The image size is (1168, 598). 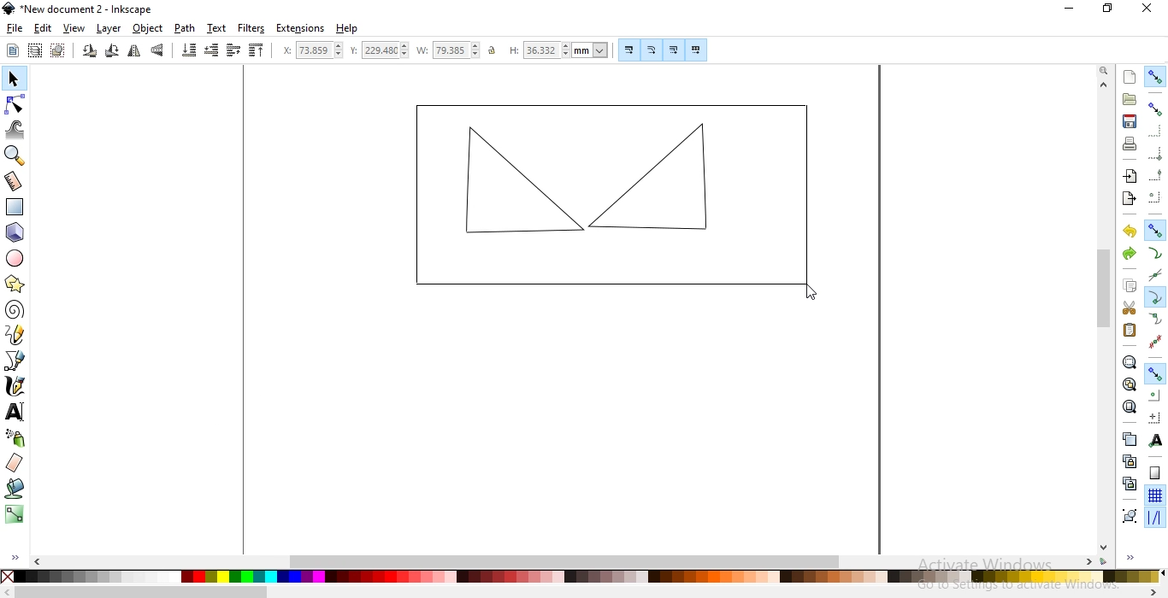 What do you see at coordinates (1154, 473) in the screenshot?
I see `snap to page border` at bounding box center [1154, 473].